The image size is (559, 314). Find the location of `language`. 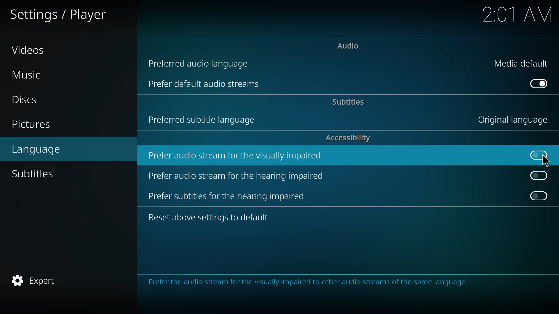

language is located at coordinates (39, 150).